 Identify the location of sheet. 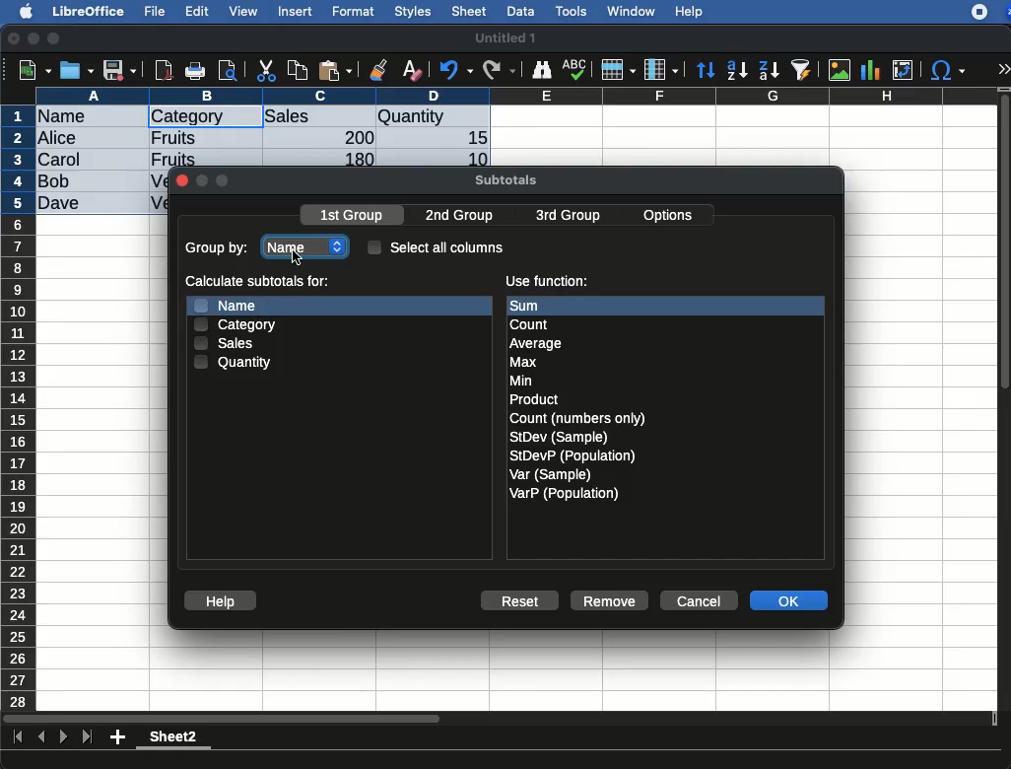
(470, 11).